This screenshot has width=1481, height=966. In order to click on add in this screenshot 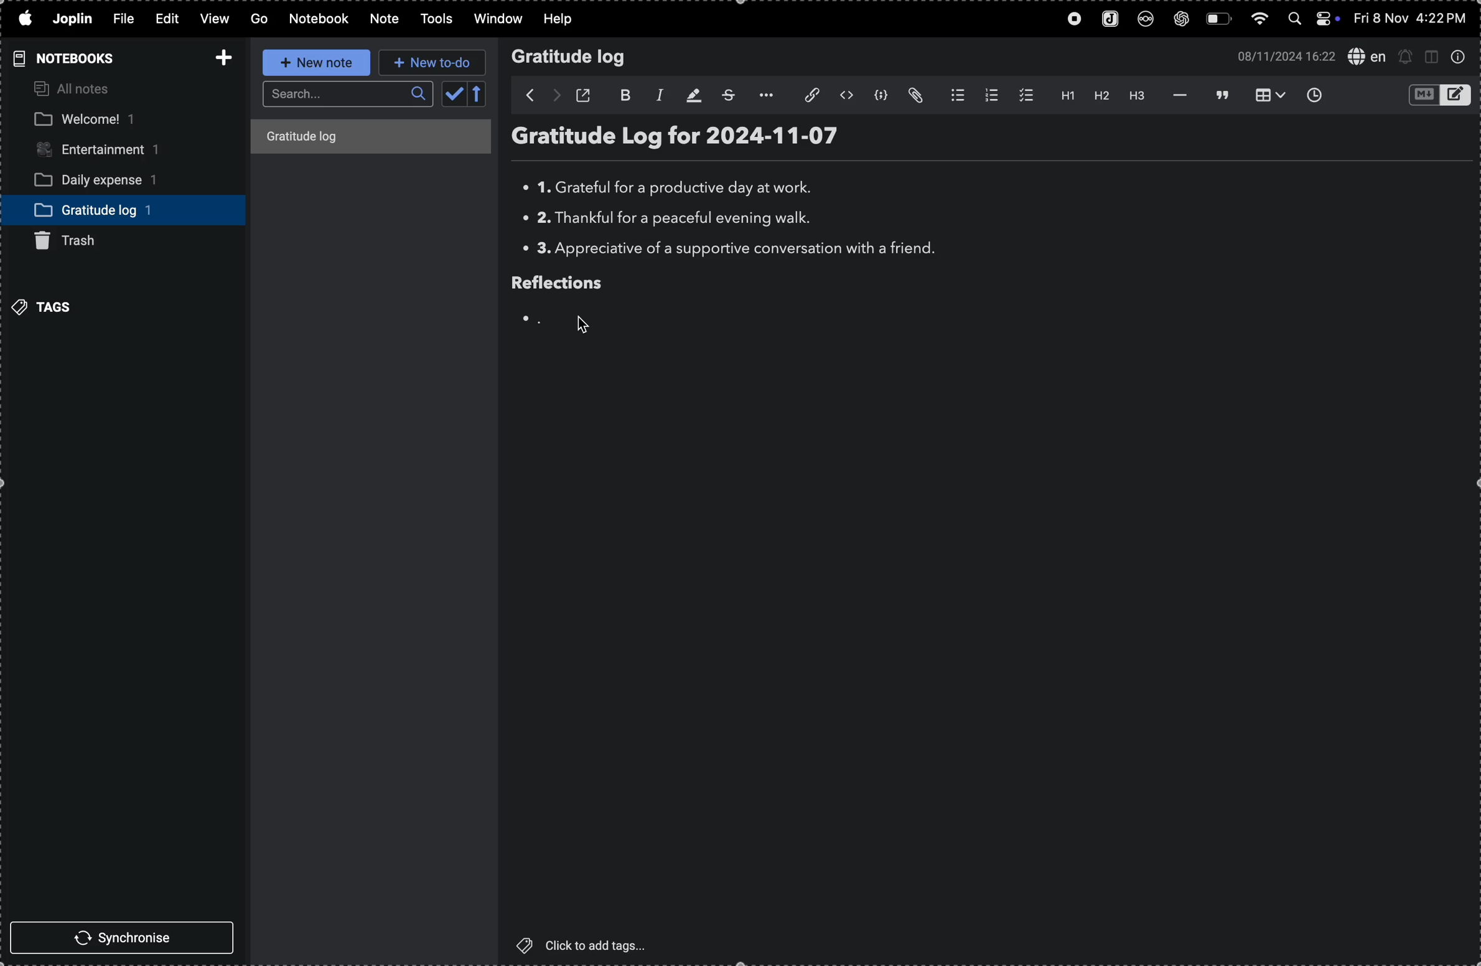, I will do `click(219, 58)`.